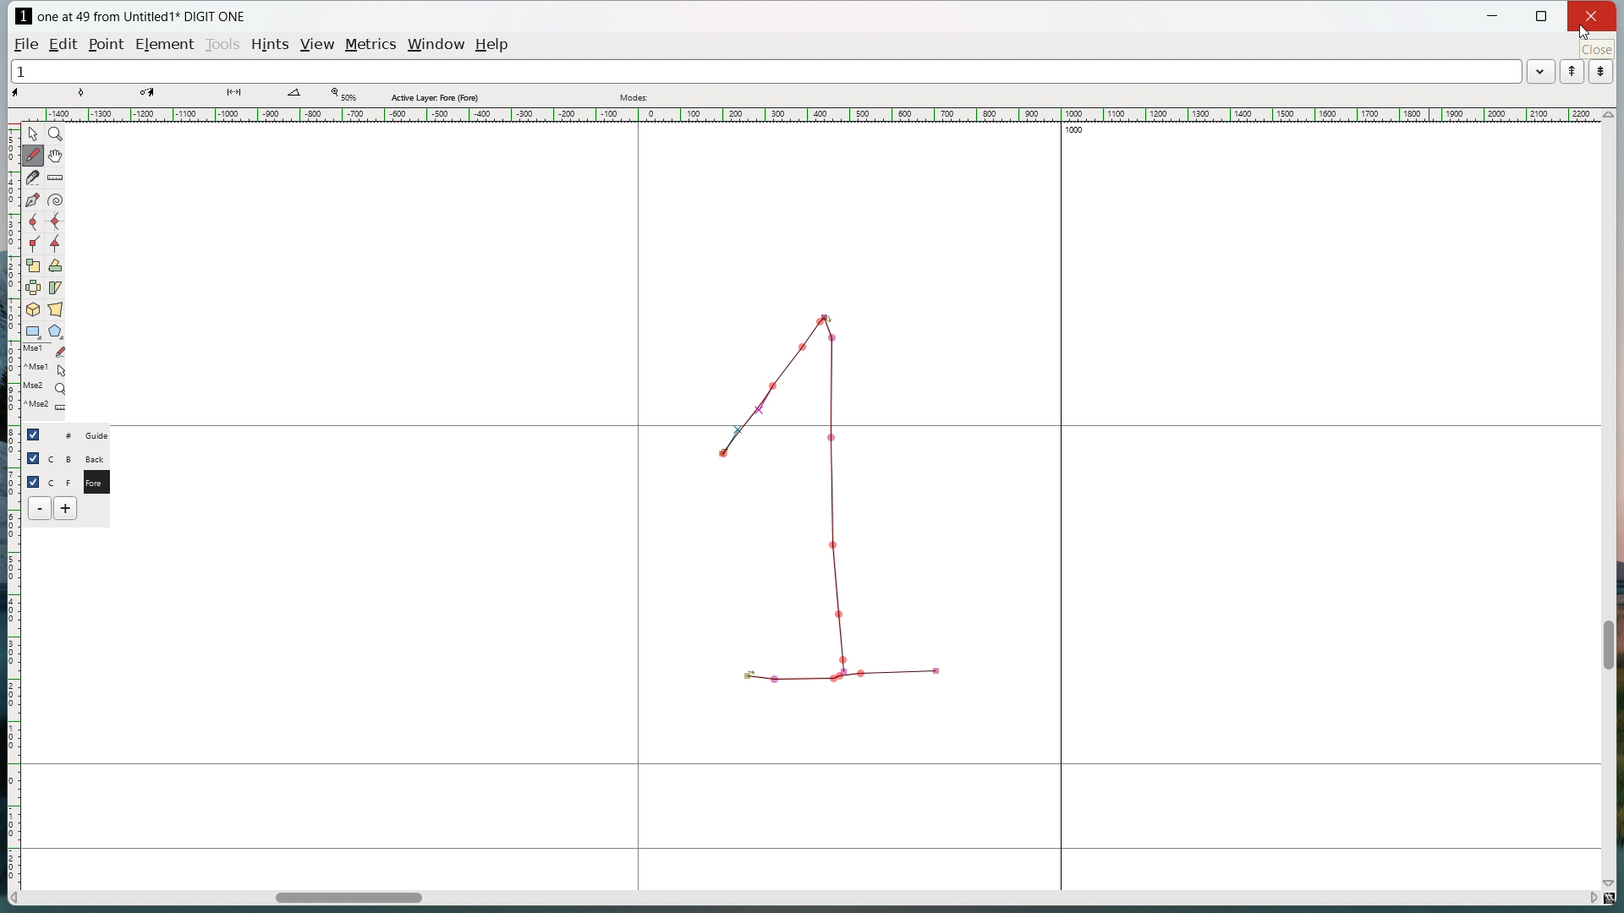 This screenshot has height=913, width=1624. Describe the element at coordinates (56, 331) in the screenshot. I see `polygon/star` at that location.